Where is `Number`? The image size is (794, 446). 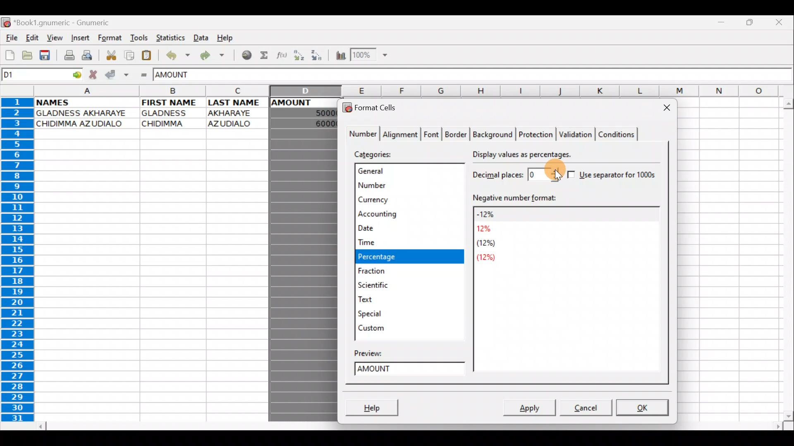
Number is located at coordinates (361, 134).